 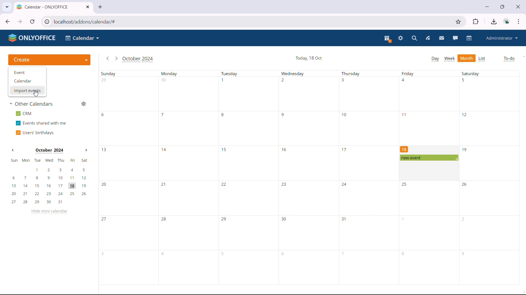 I want to click on 27, so click(x=104, y=220).